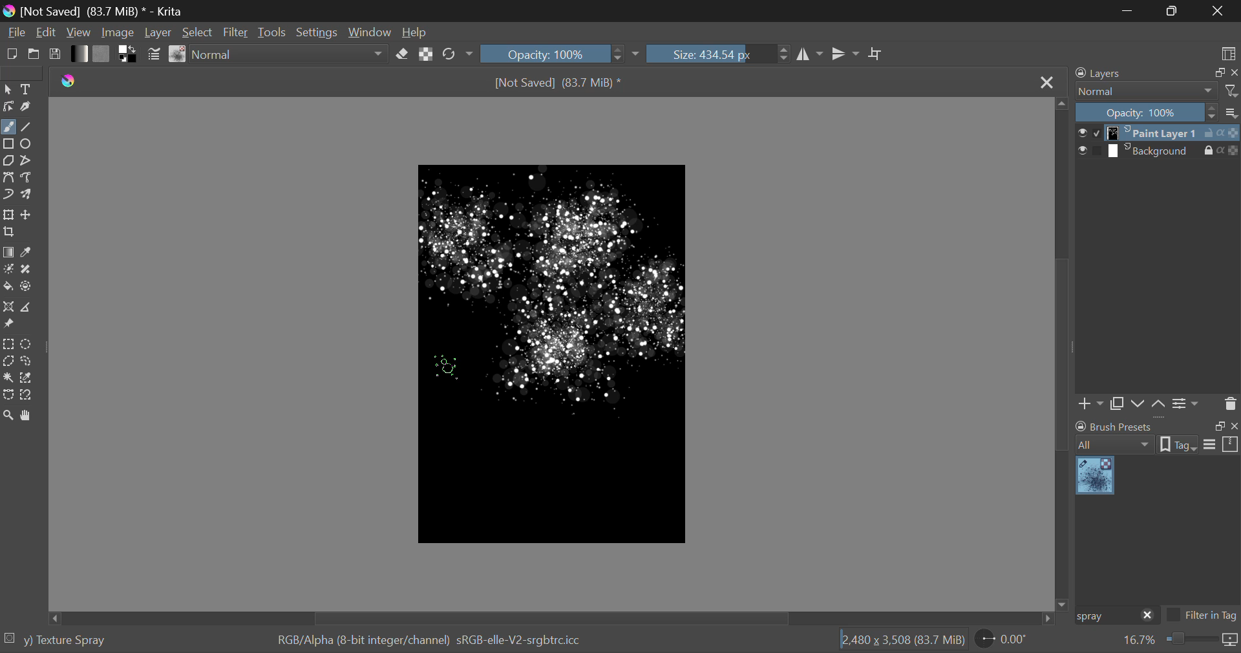 The height and width of the screenshot is (653, 1241). Describe the element at coordinates (28, 145) in the screenshot. I see `Ellipses` at that location.